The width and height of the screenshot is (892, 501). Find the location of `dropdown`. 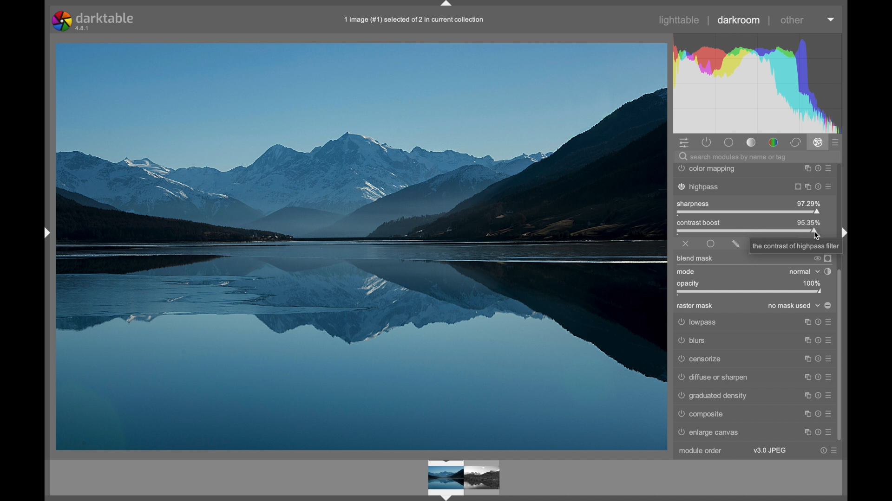

dropdown is located at coordinates (831, 19).